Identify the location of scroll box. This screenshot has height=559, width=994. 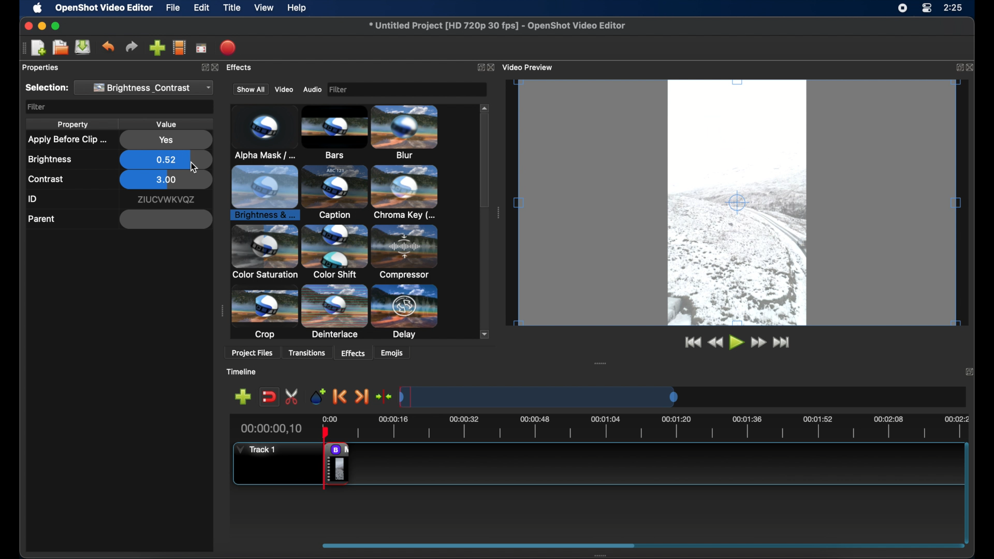
(485, 176).